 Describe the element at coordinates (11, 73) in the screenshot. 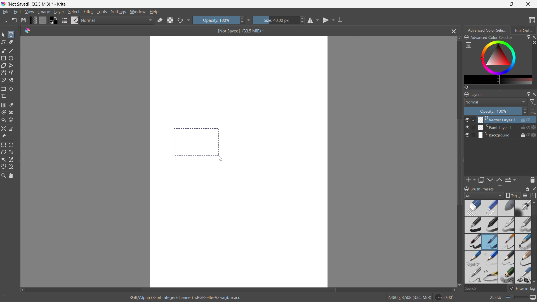

I see `freehand path tool` at that location.